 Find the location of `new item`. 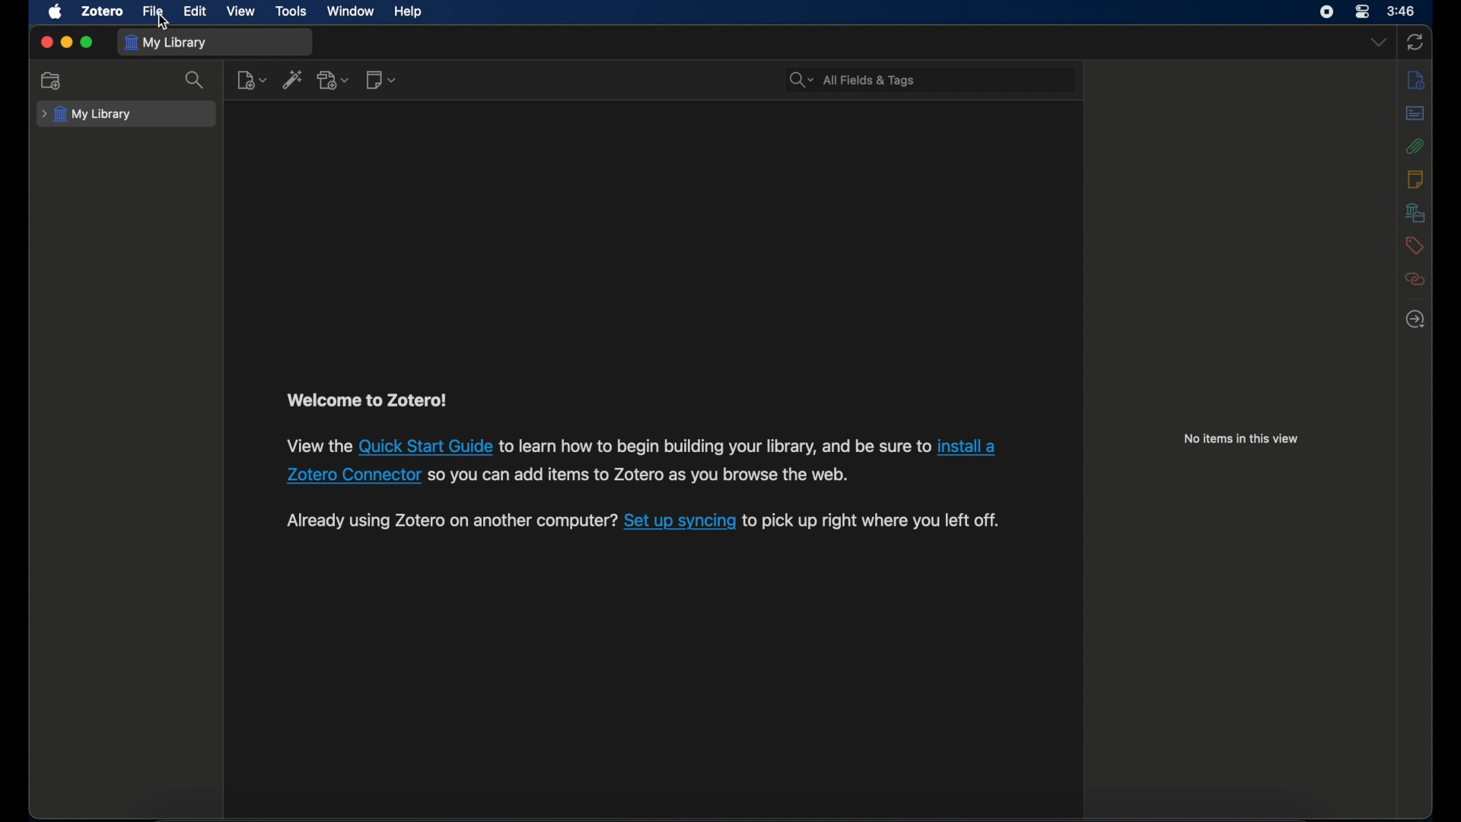

new item is located at coordinates (252, 79).